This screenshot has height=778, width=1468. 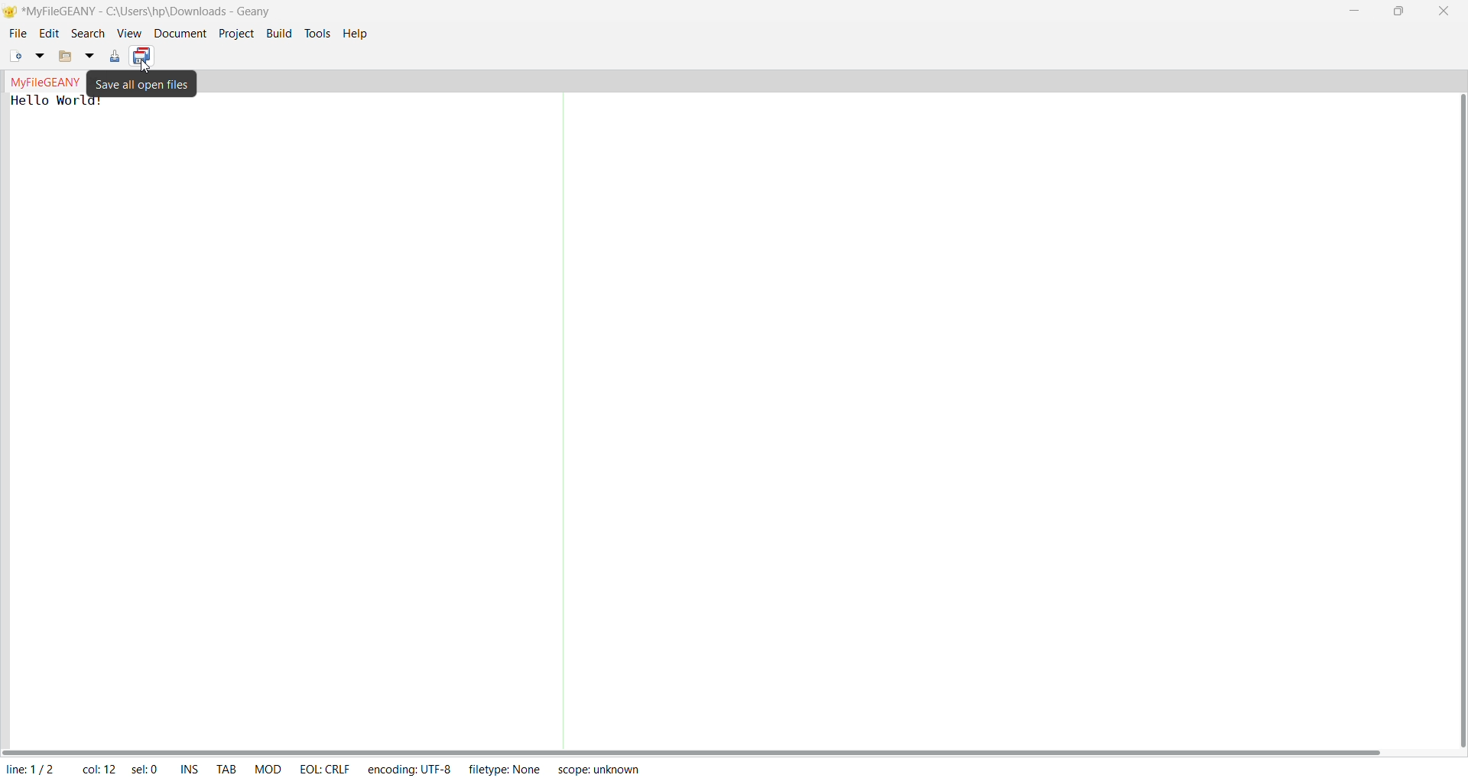 I want to click on INS, so click(x=191, y=766).